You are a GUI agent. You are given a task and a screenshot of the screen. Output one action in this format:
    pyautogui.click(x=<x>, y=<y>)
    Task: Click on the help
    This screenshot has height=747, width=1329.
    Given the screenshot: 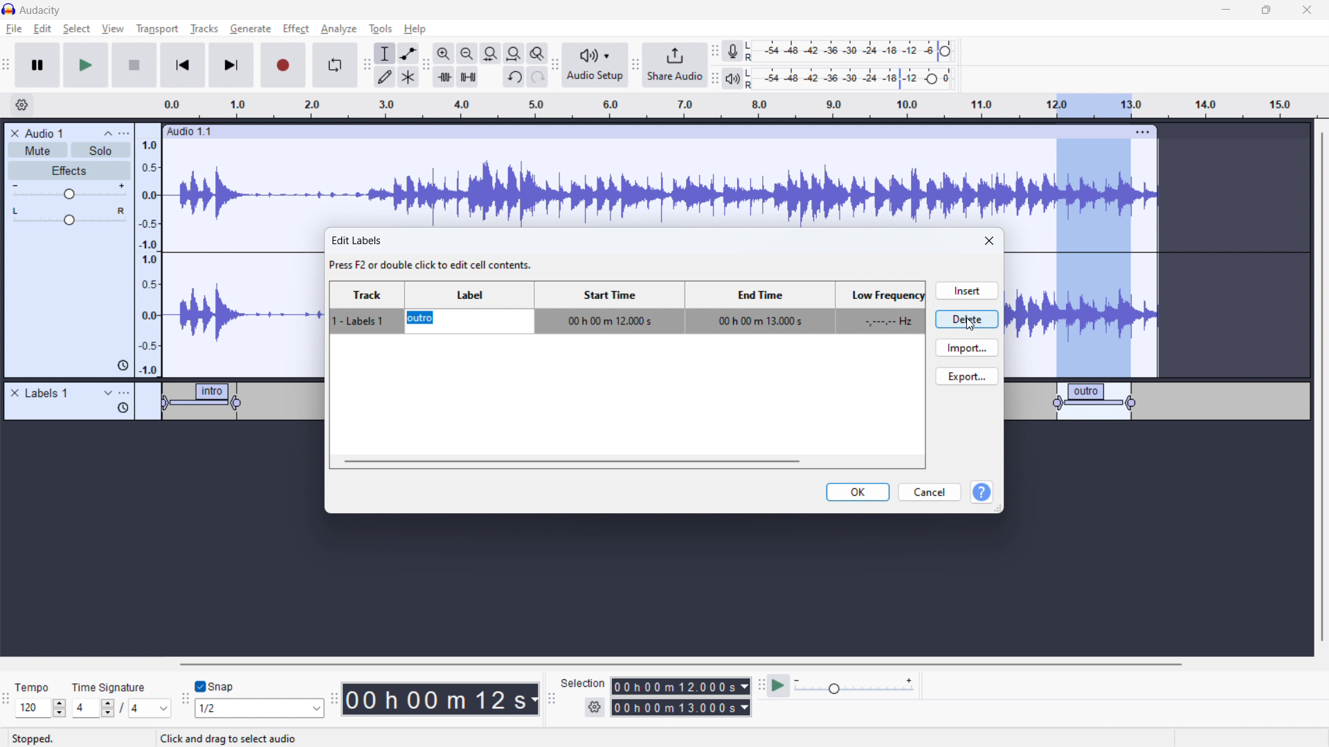 What is the action you would take?
    pyautogui.click(x=417, y=29)
    